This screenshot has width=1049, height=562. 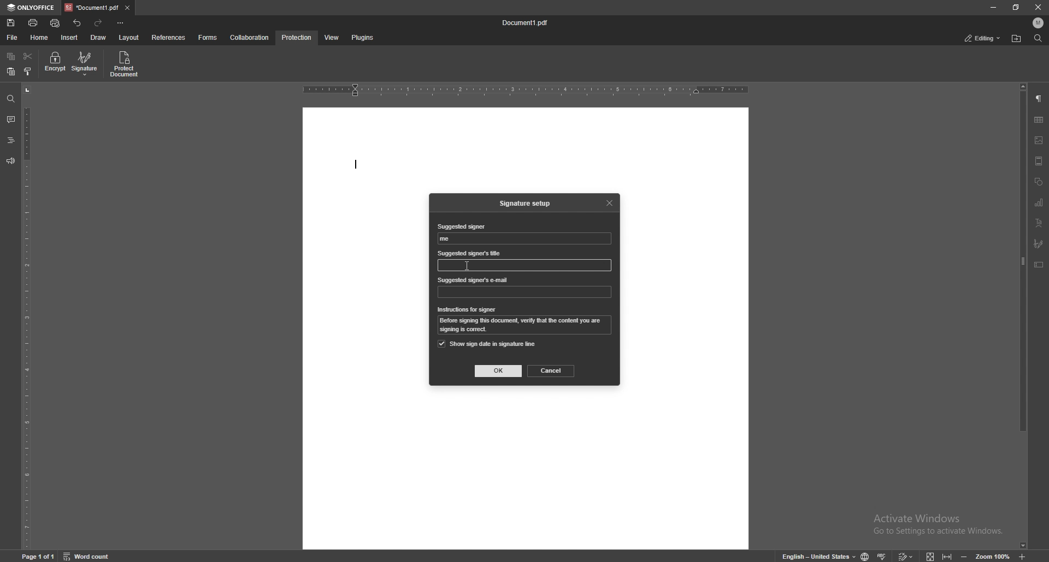 What do you see at coordinates (11, 99) in the screenshot?
I see `find` at bounding box center [11, 99].